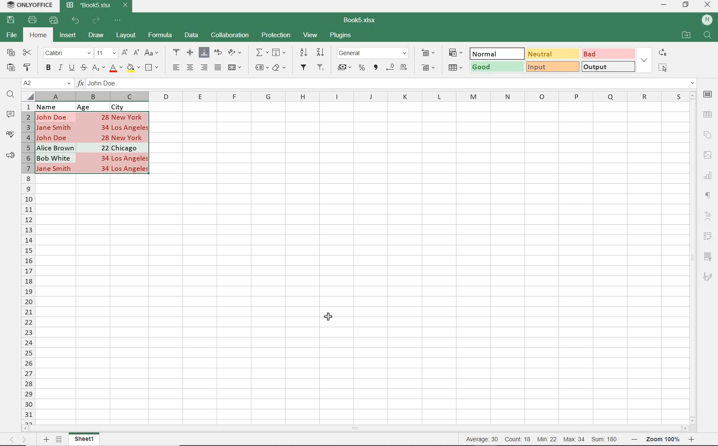  I want to click on ALIGN RIGHT, so click(204, 67).